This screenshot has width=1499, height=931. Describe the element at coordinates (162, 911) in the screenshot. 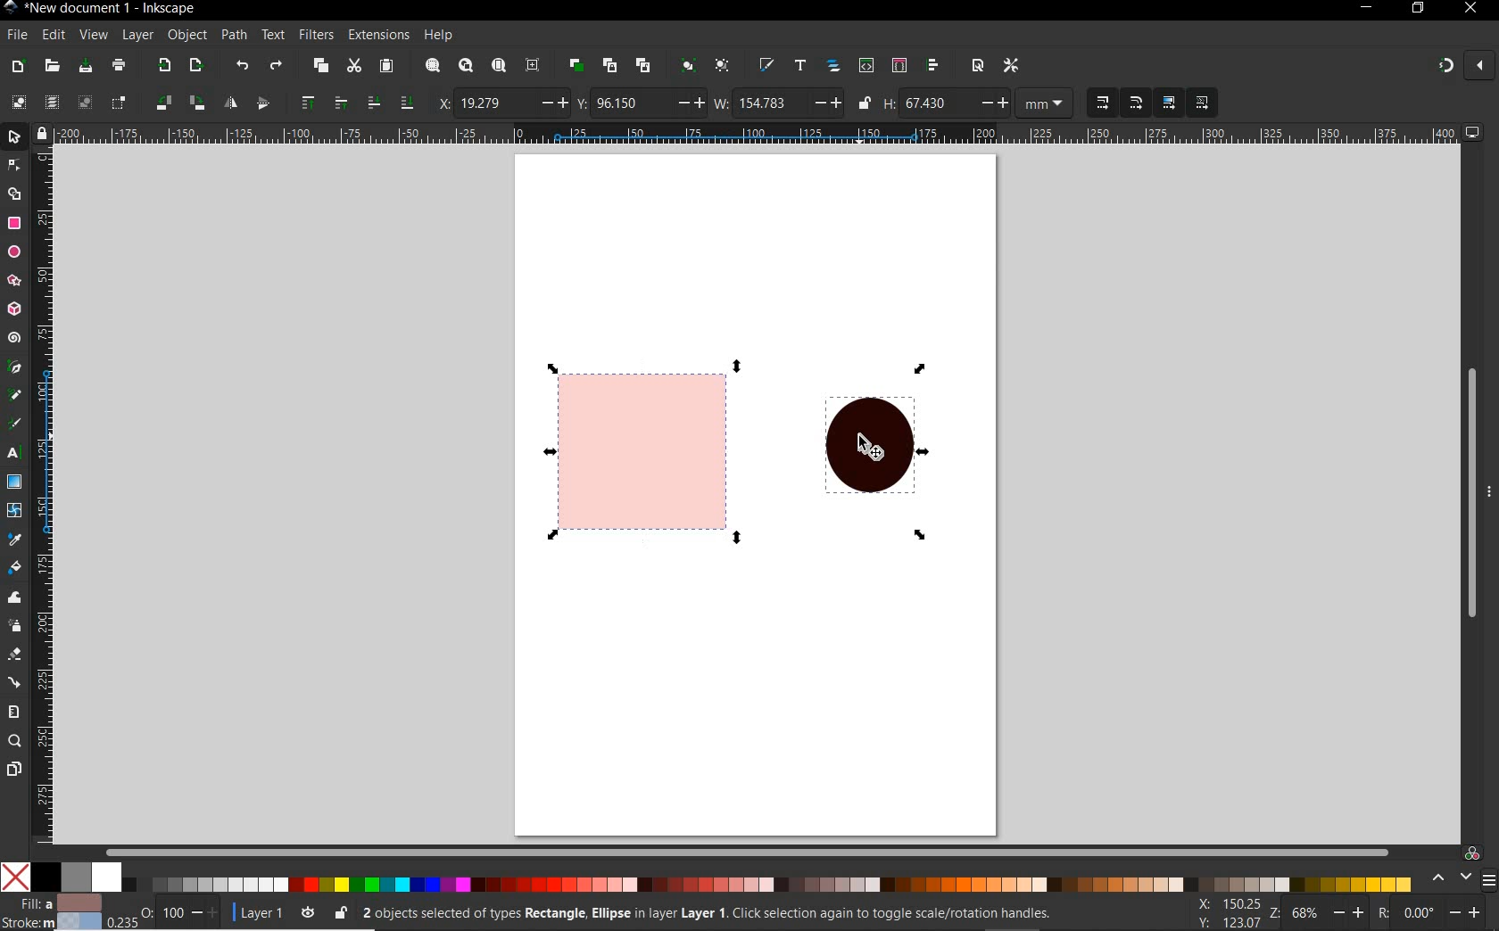

I see `OPACITY` at that location.